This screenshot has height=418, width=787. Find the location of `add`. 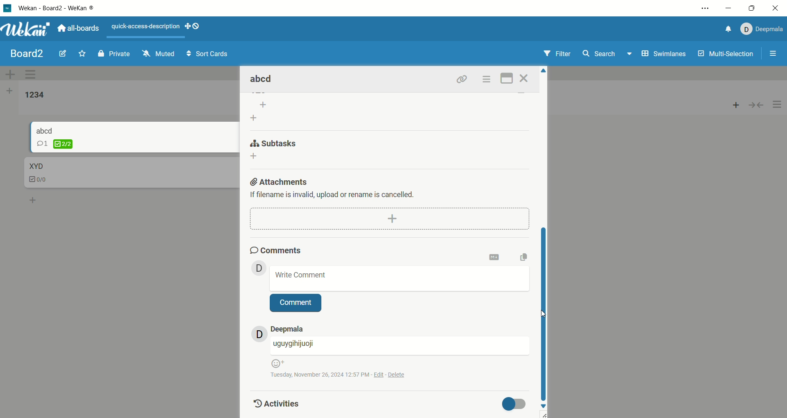

add is located at coordinates (34, 199).